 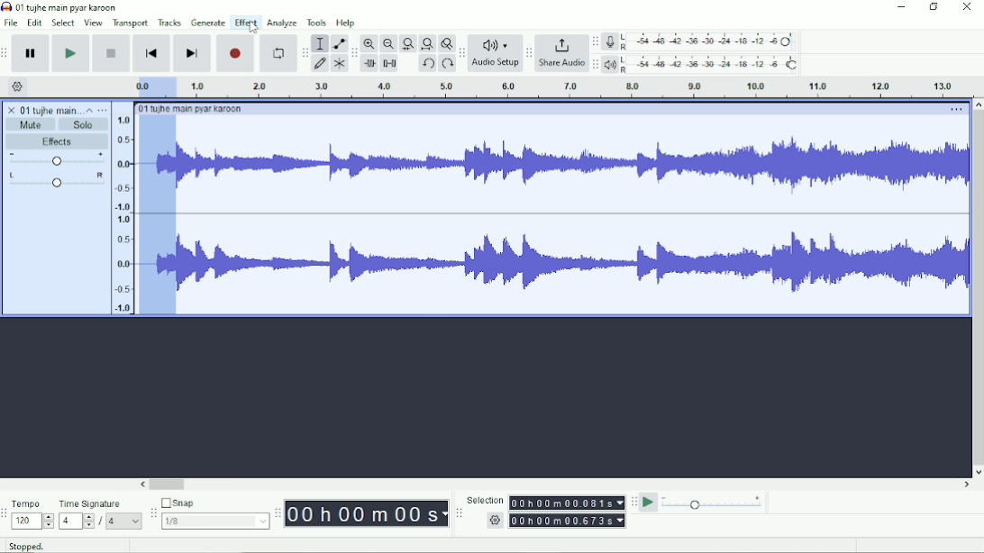 I want to click on Silence audio selection, so click(x=389, y=63).